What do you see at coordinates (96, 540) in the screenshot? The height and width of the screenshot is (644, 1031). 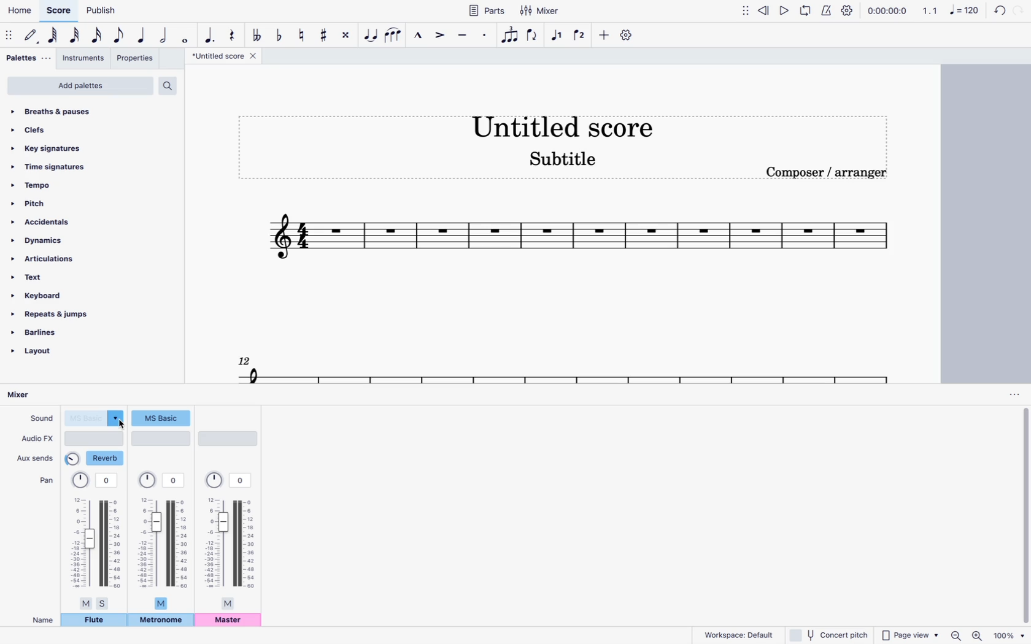 I see `pan` at bounding box center [96, 540].